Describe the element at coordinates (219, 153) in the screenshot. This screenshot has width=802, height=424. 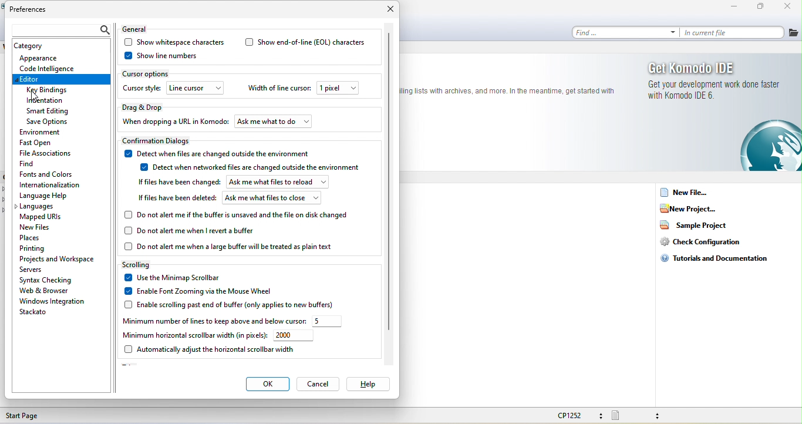
I see `detect when files are changed outside the environment` at that location.